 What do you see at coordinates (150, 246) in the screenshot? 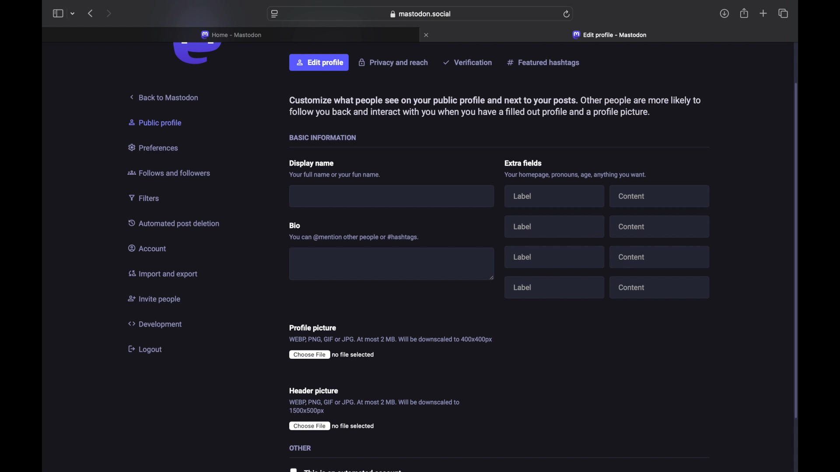
I see `account` at bounding box center [150, 246].